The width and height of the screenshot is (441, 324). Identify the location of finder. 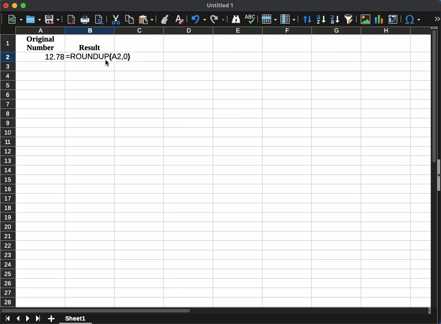
(236, 19).